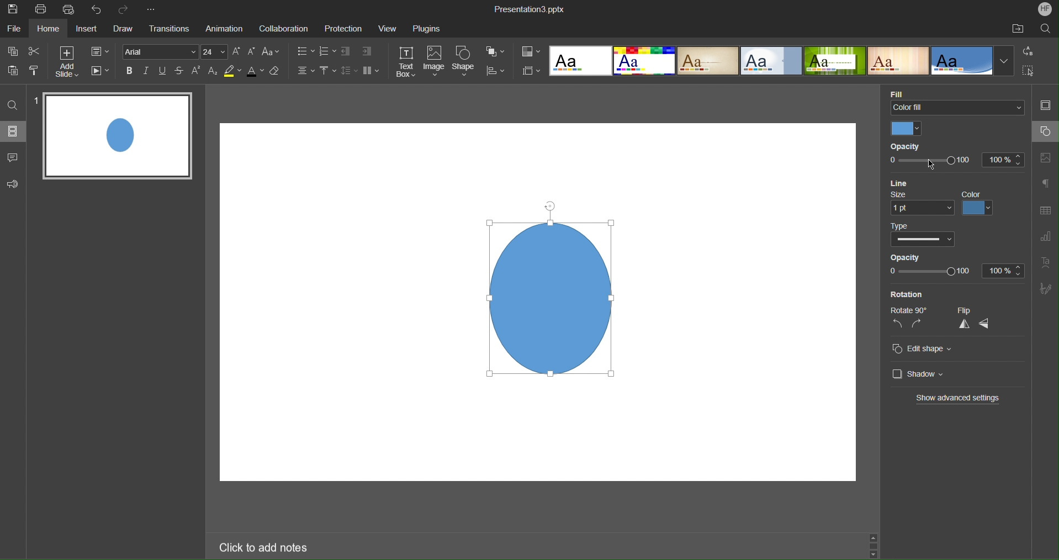 This screenshot has width=1059, height=560. I want to click on Account, so click(1046, 9).